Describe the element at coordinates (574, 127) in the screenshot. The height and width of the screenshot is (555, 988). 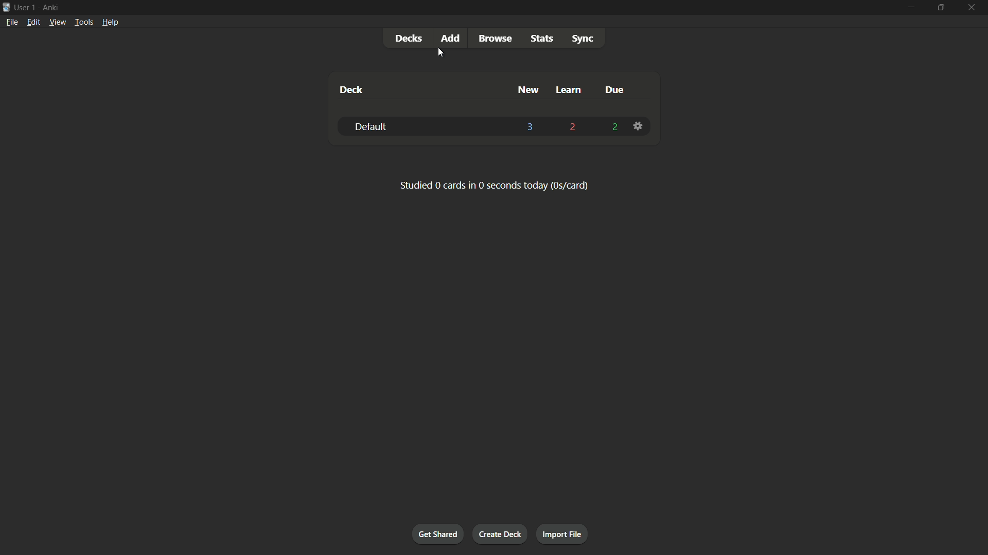
I see `2` at that location.